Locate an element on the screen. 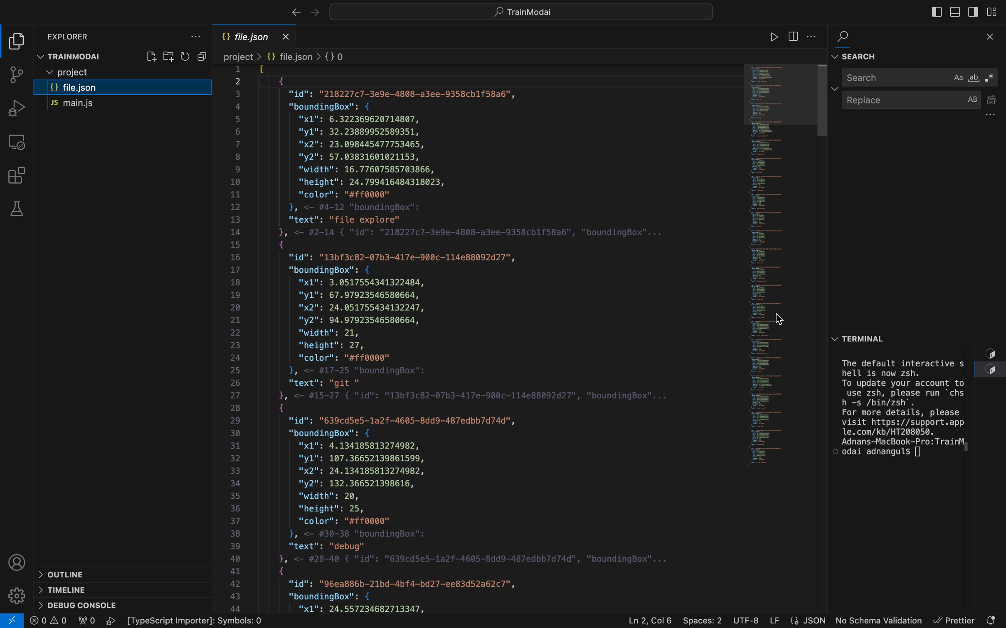 The height and width of the screenshot is (628, 1006). tests is located at coordinates (16, 209).